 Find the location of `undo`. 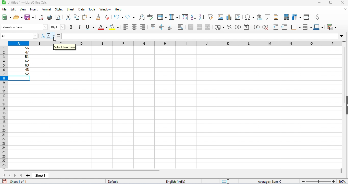

undo is located at coordinates (119, 17).